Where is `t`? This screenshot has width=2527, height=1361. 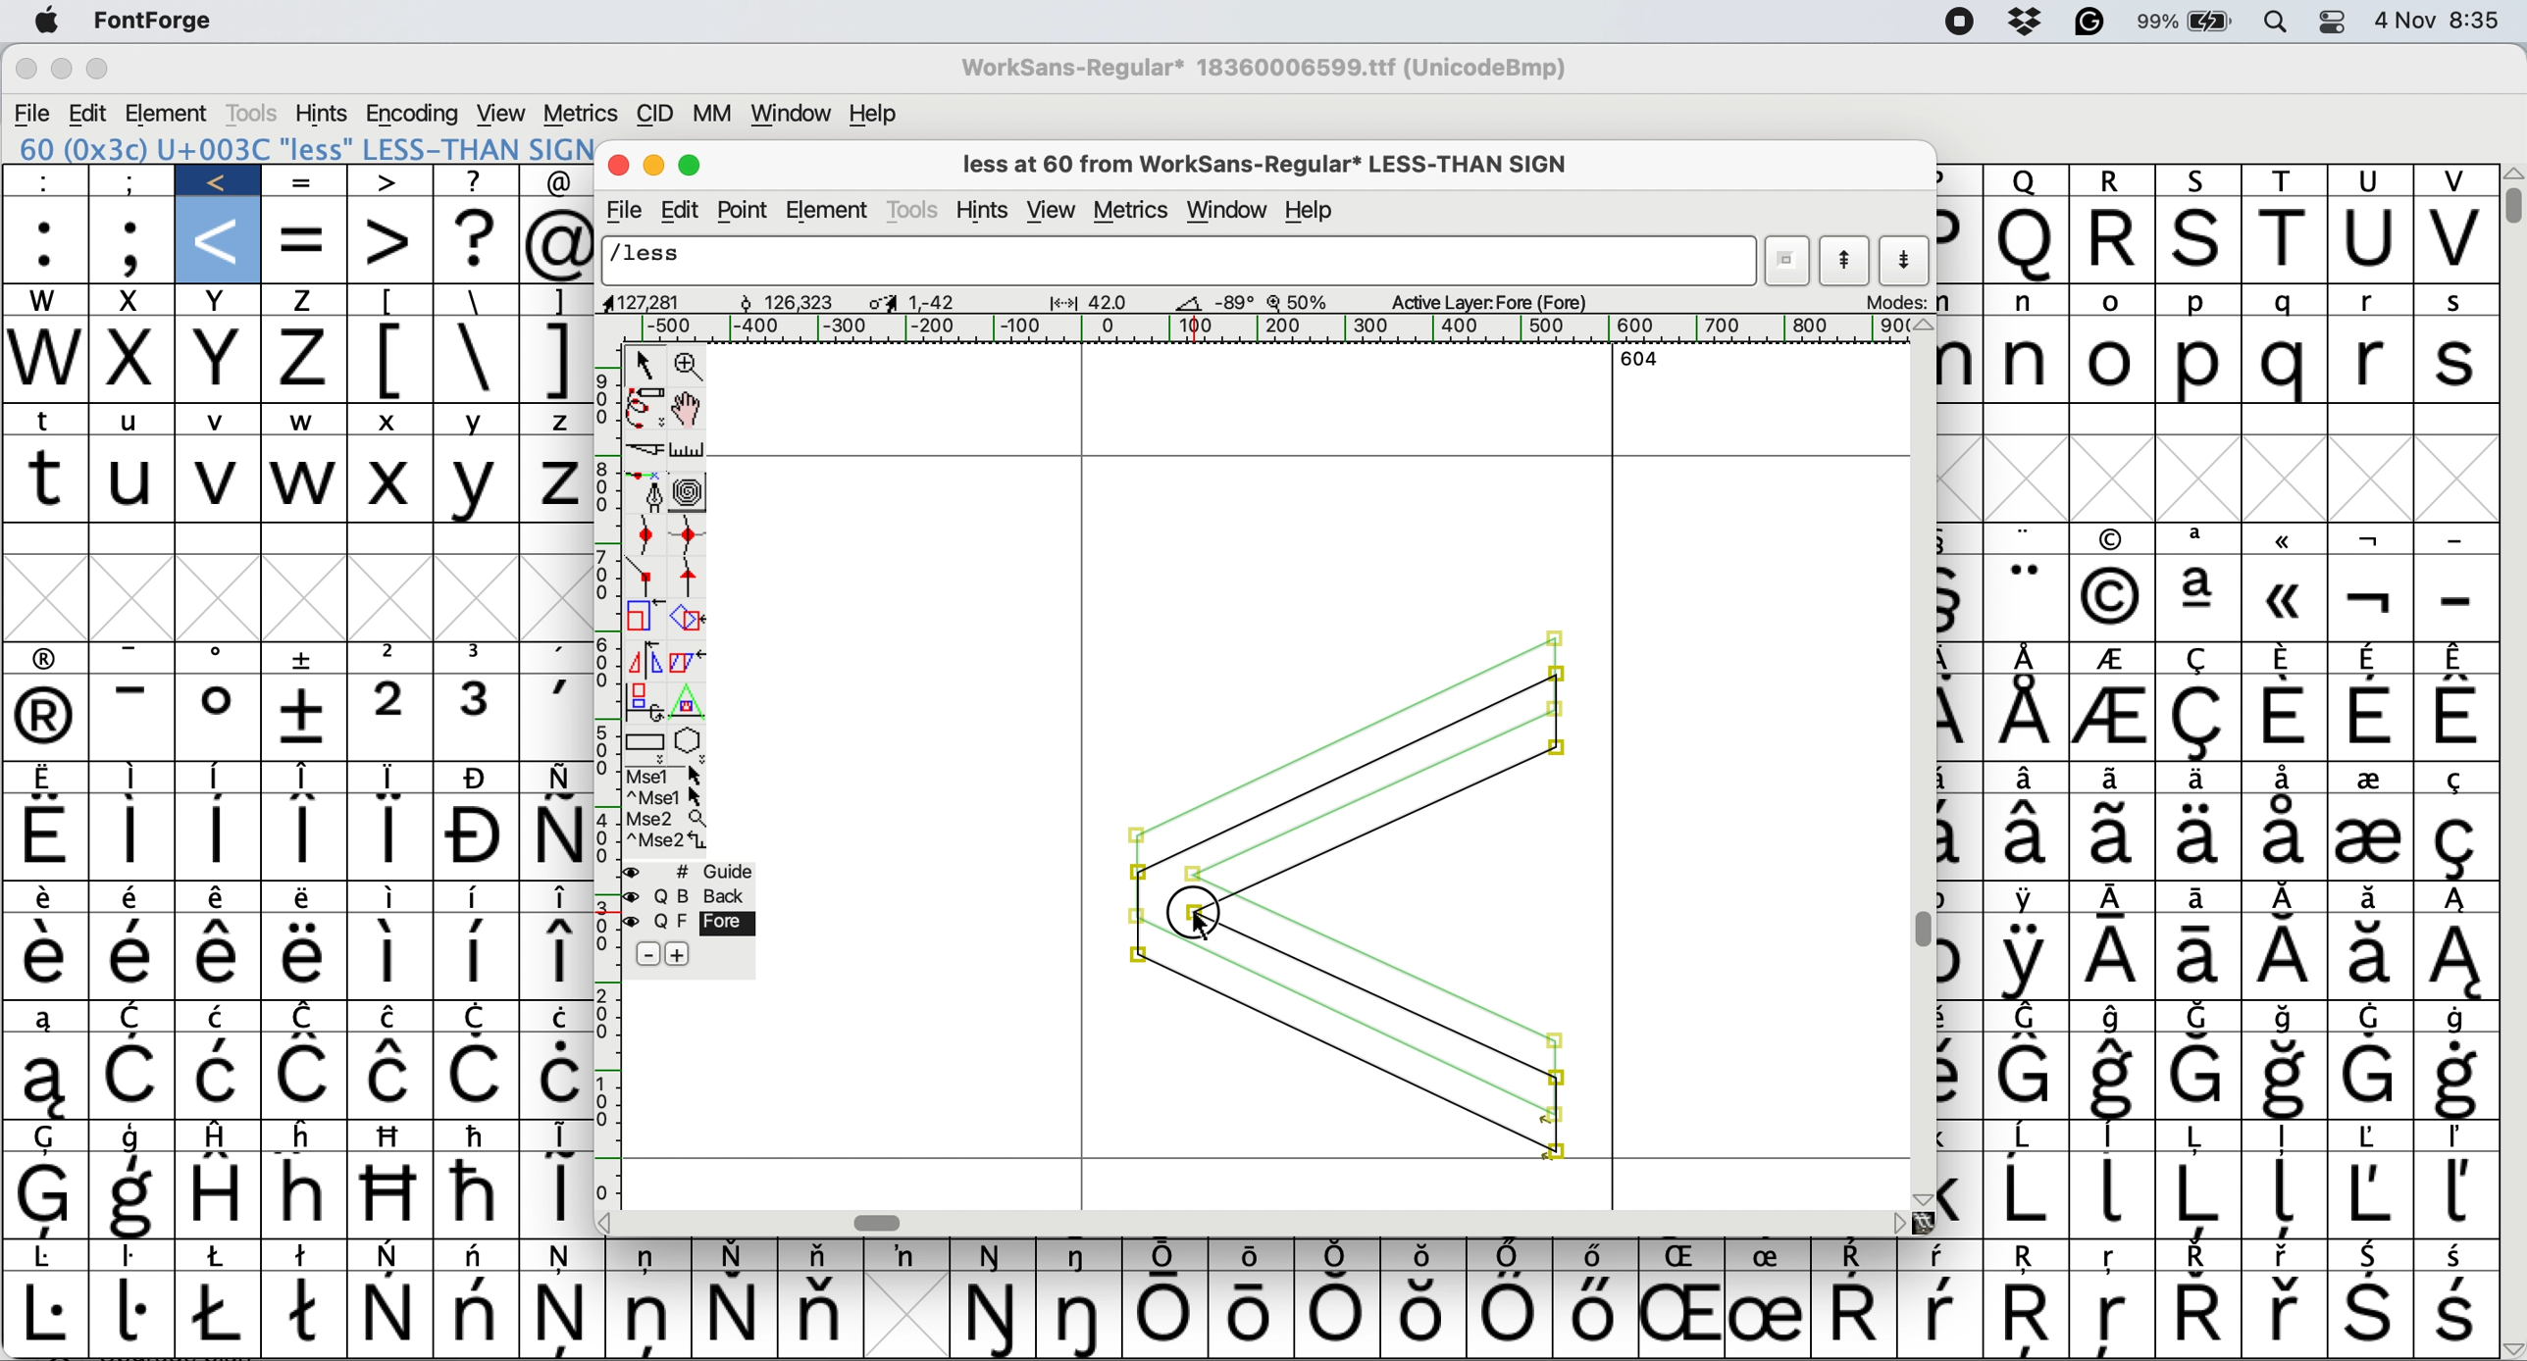 t is located at coordinates (2285, 239).